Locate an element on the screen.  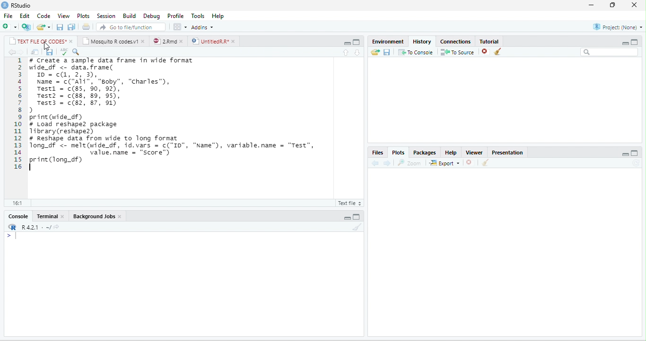
# Load reshape2 package Library(reshape2) is located at coordinates (80, 128).